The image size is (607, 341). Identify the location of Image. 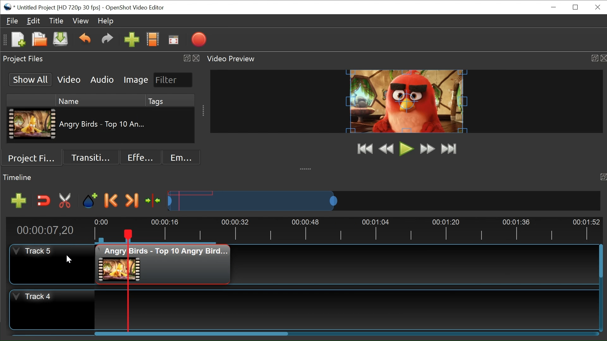
(136, 79).